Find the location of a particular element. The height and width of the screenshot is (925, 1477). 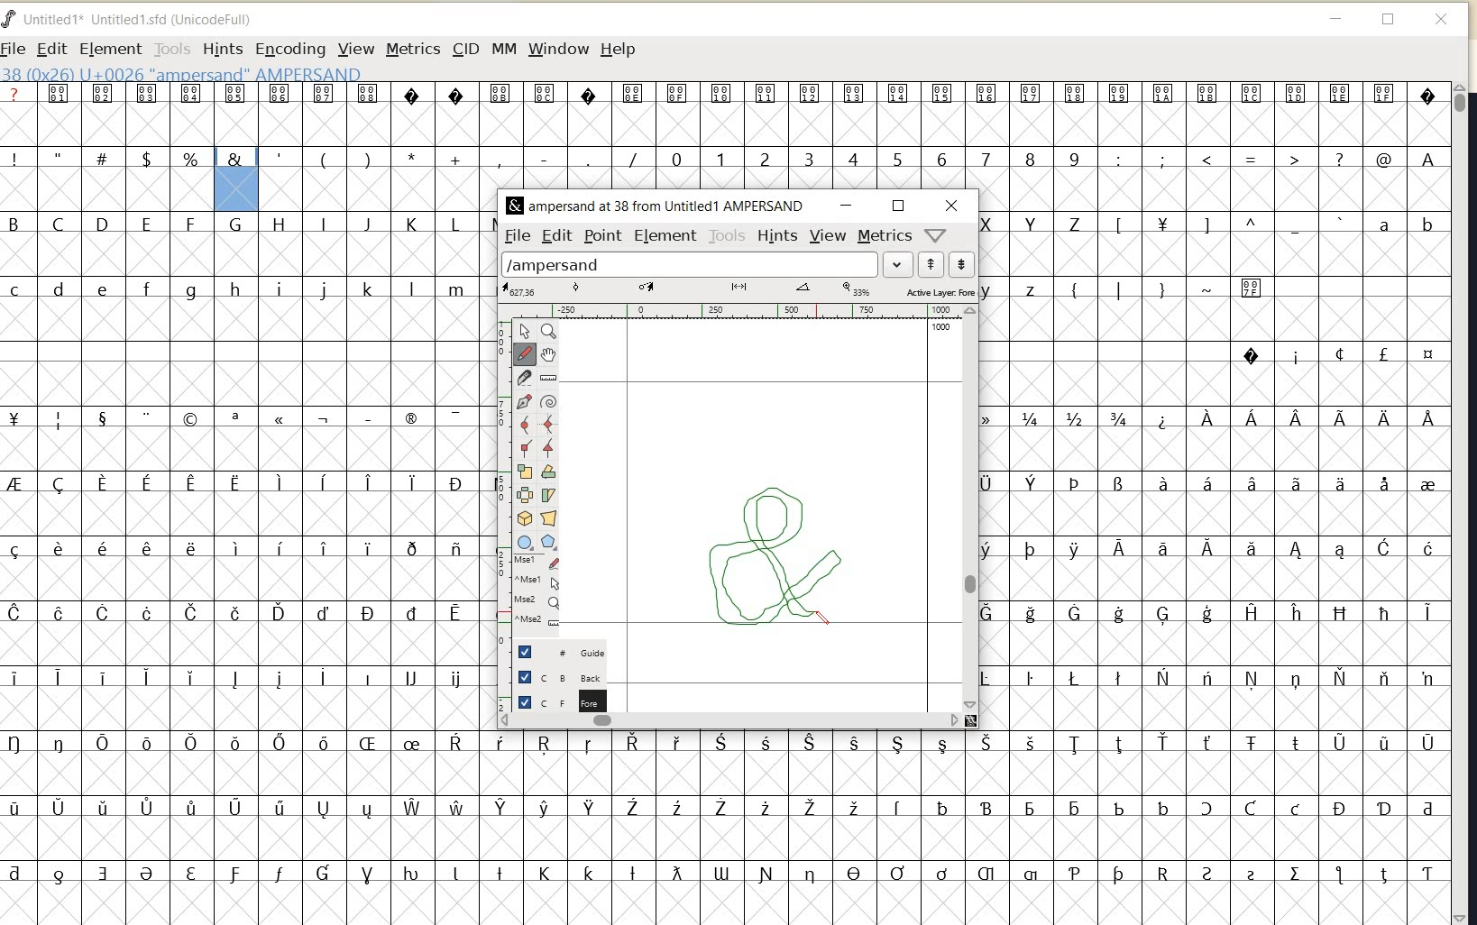

cut splines in two is located at coordinates (523, 378).